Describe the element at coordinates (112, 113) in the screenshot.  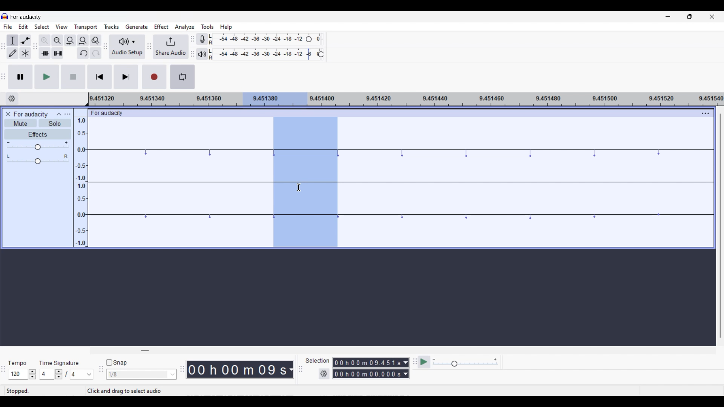
I see `For audacity` at that location.